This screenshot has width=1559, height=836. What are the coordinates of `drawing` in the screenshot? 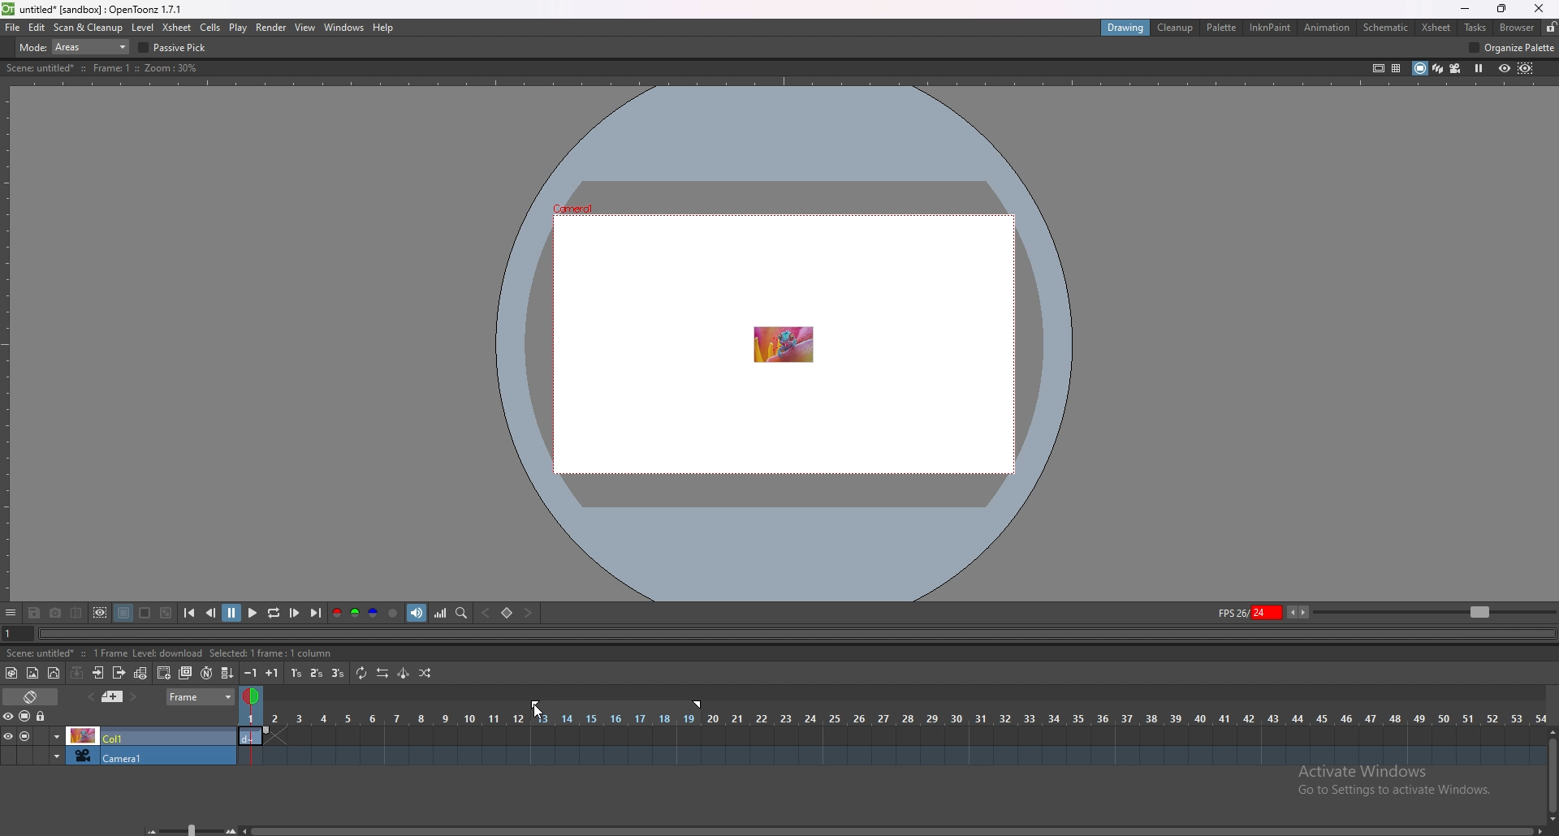 It's located at (1128, 28).